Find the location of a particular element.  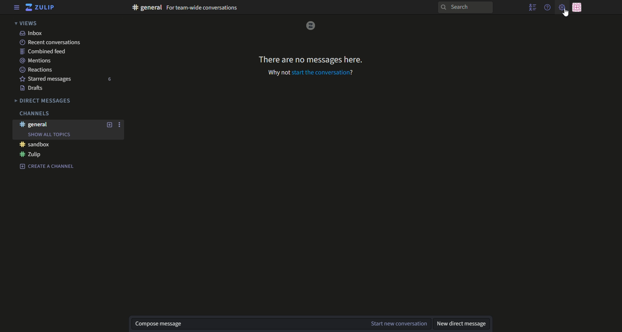

Channels is located at coordinates (34, 113).